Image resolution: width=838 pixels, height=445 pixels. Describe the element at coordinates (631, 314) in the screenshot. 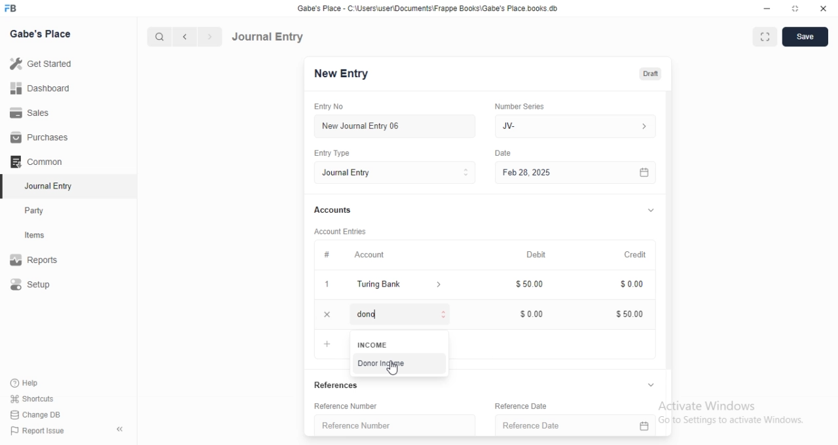

I see `$5000` at that location.